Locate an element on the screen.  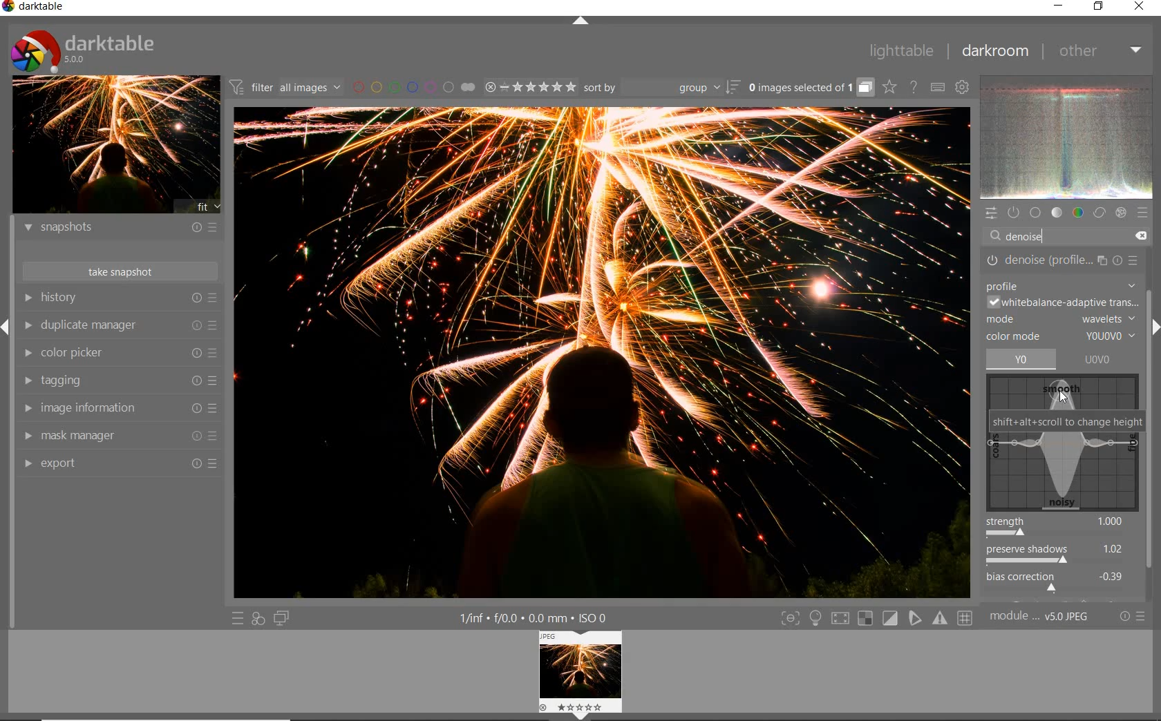
yo is located at coordinates (1022, 359).